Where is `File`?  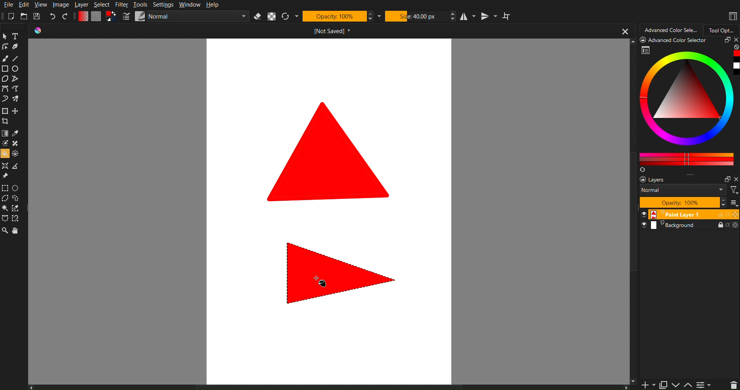
File is located at coordinates (7, 5).